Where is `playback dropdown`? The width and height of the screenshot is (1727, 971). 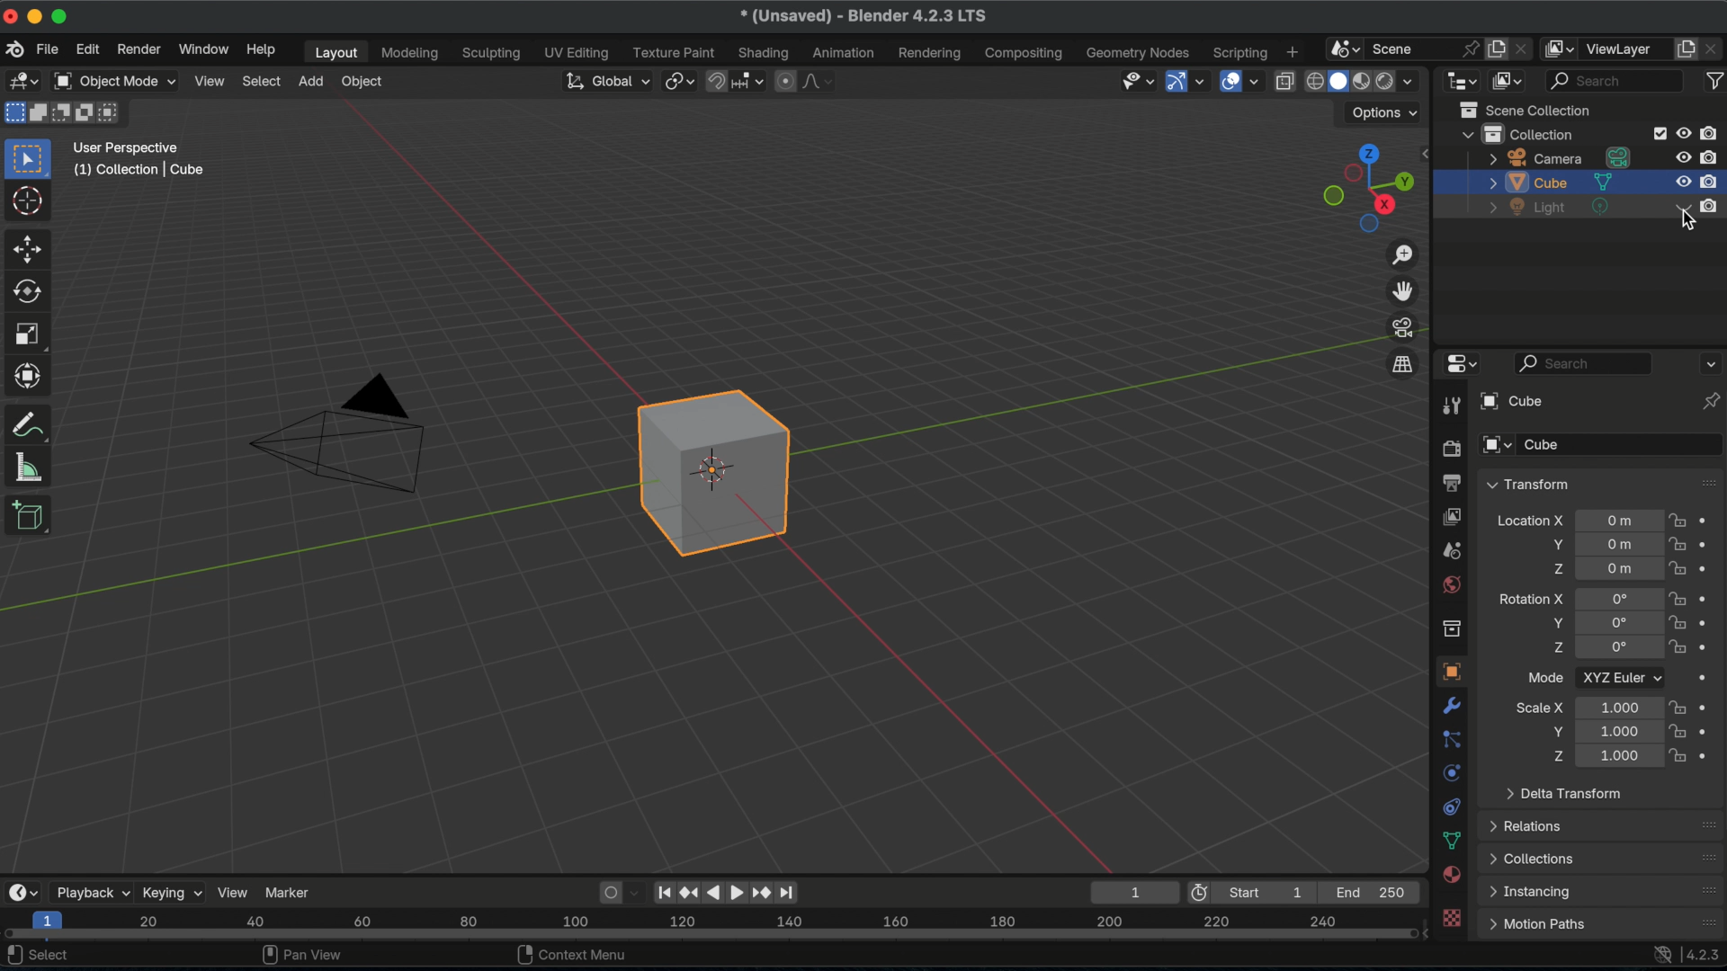 playback dropdown is located at coordinates (93, 889).